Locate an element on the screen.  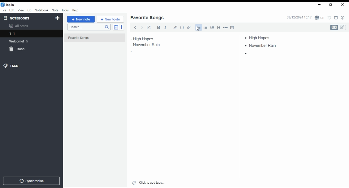
03/12/2024 16:16 is located at coordinates (299, 17).